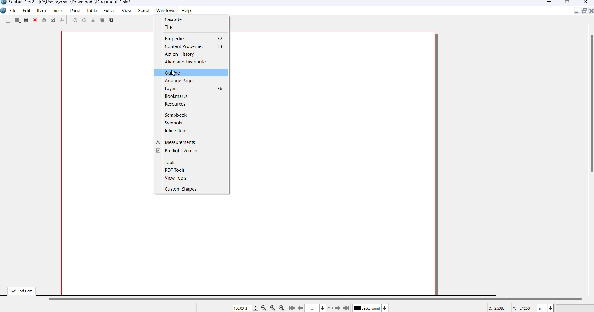 This screenshot has height=312, width=594. I want to click on go to end, so click(347, 308).